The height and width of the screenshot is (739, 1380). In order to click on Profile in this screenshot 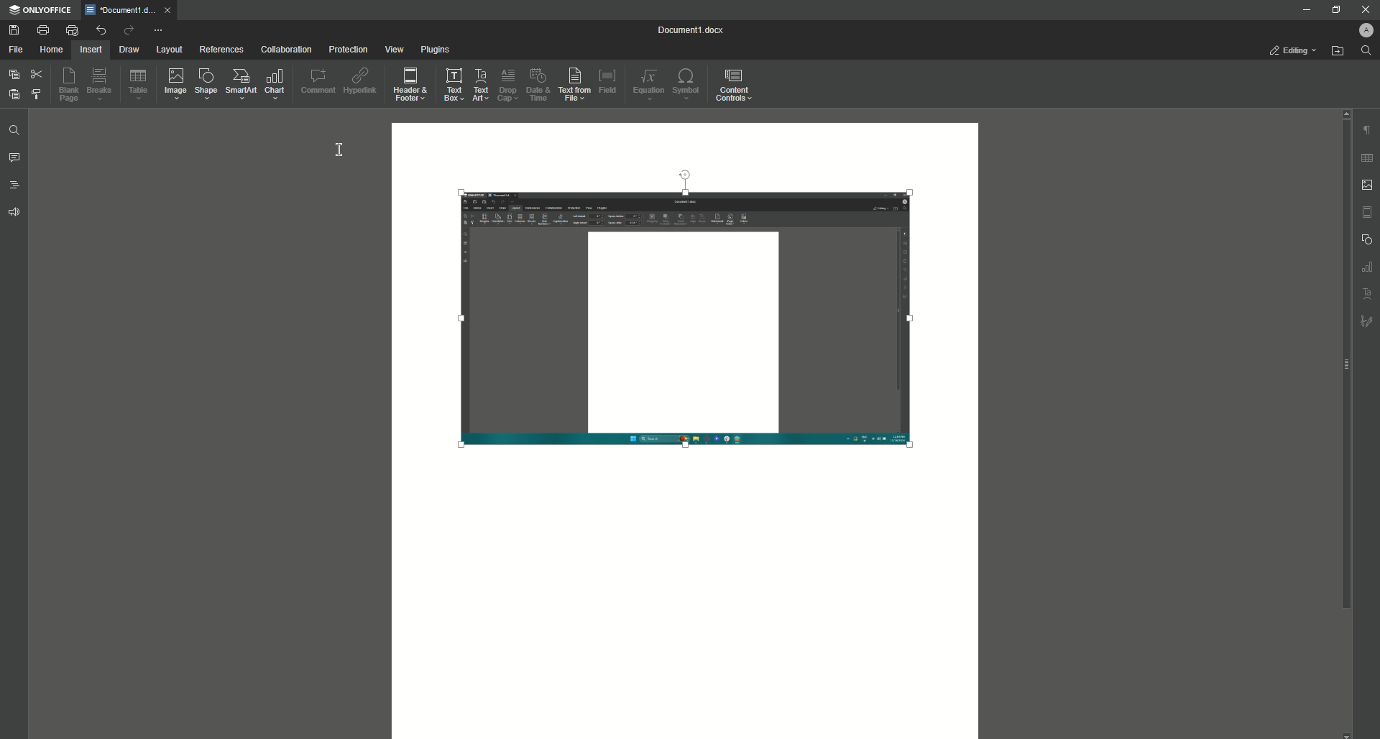, I will do `click(1365, 29)`.